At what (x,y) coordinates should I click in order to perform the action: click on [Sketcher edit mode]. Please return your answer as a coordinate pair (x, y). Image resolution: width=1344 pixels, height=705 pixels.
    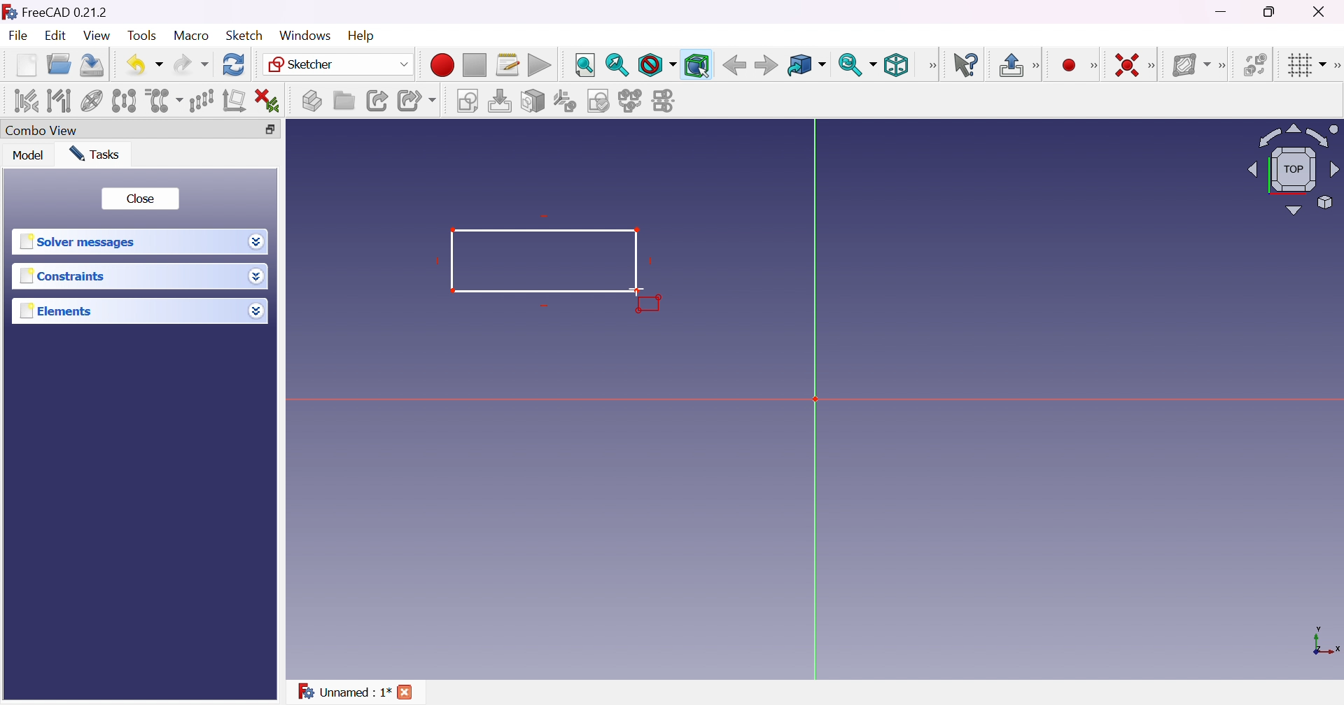
    Looking at the image, I should click on (1038, 64).